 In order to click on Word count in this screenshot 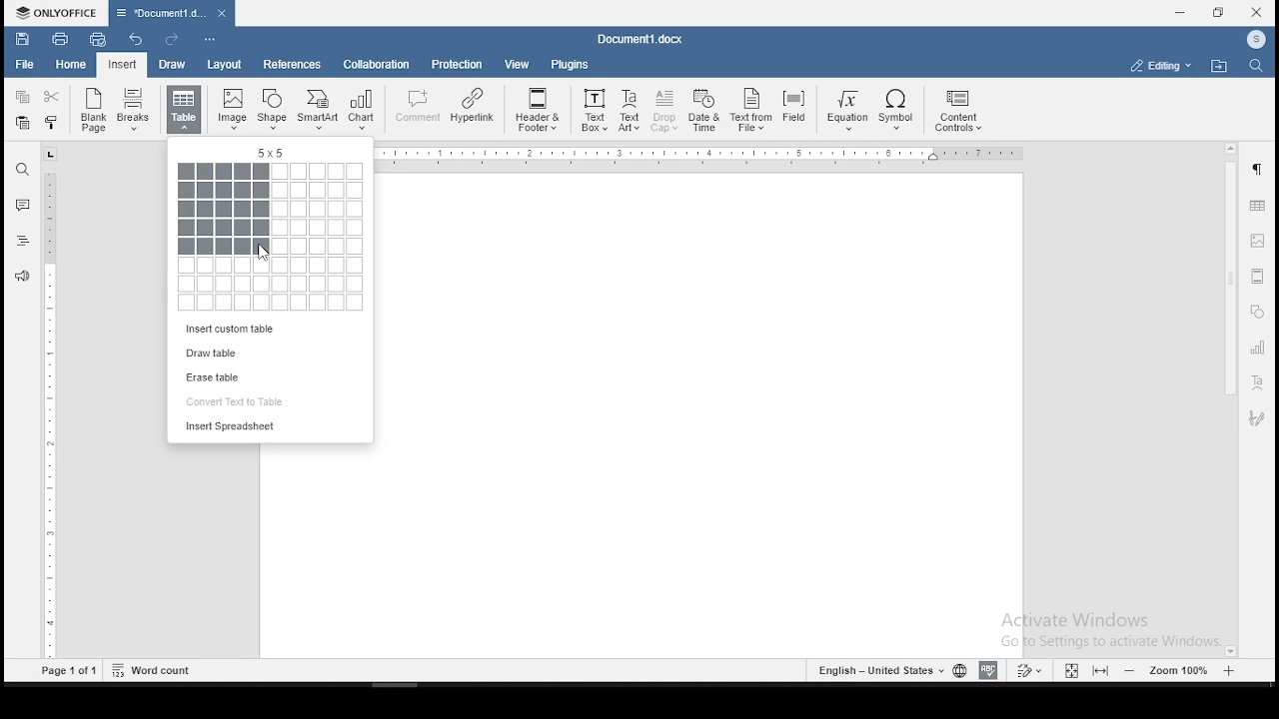, I will do `click(152, 670)`.